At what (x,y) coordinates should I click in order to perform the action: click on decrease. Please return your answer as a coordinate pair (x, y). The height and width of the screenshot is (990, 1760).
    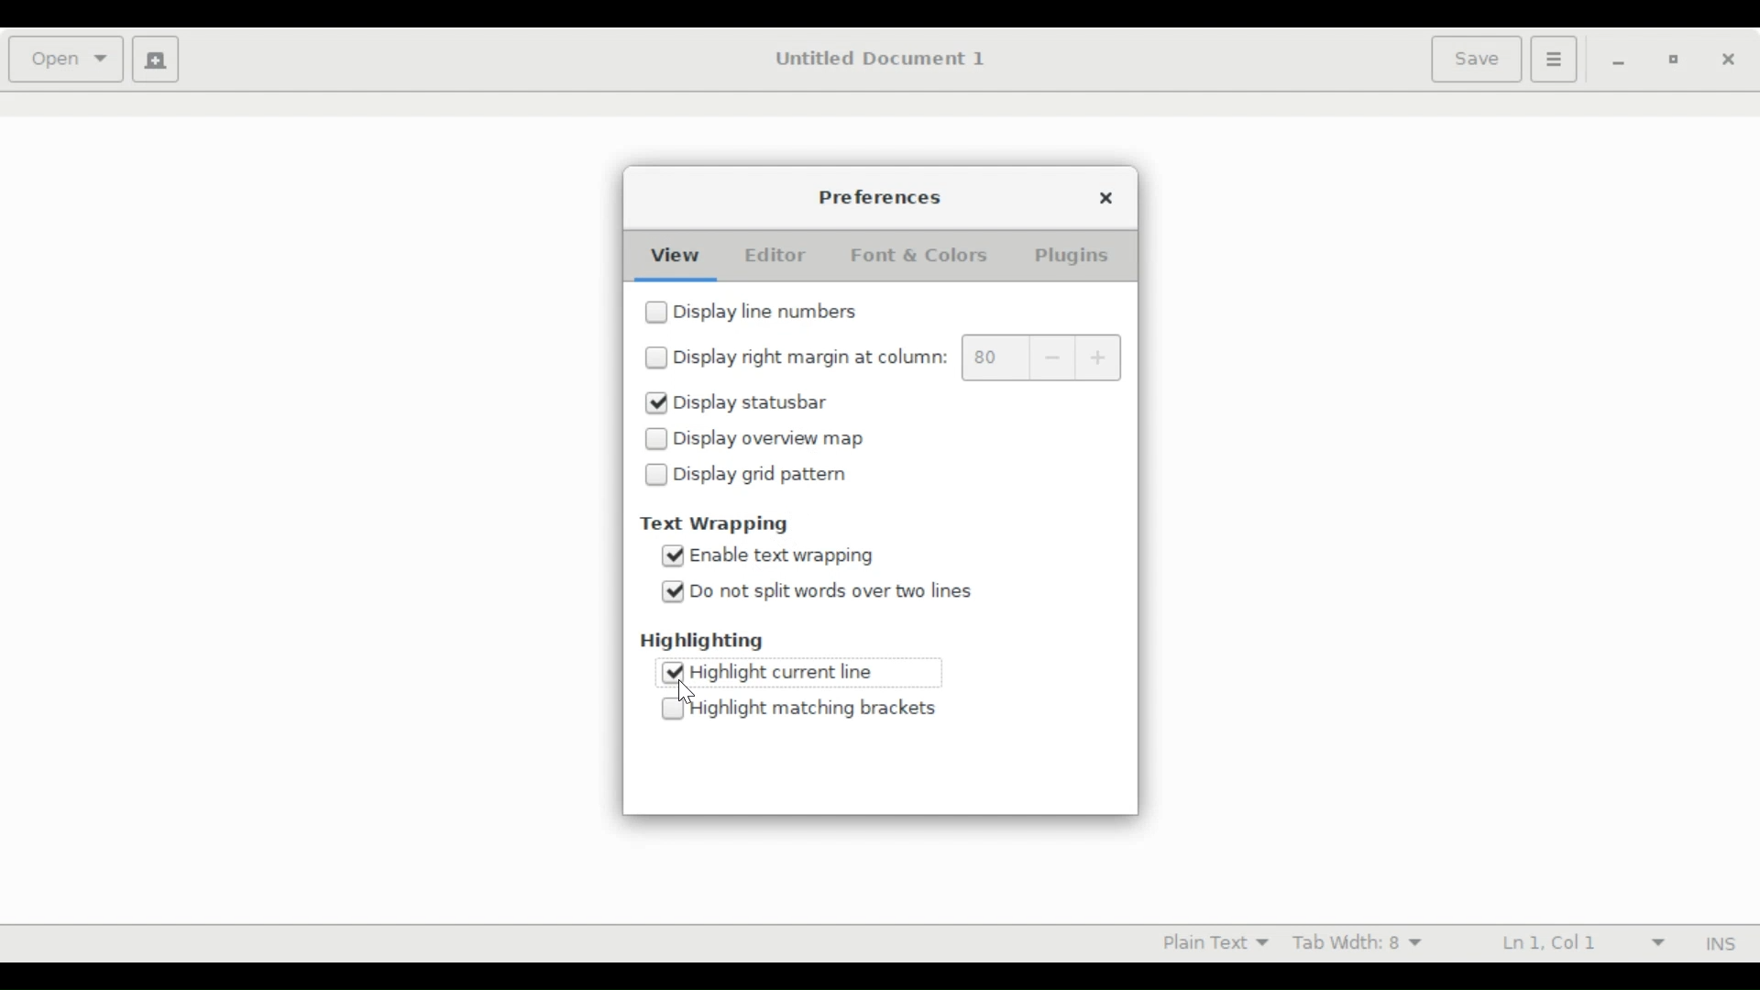
    Looking at the image, I should click on (1053, 358).